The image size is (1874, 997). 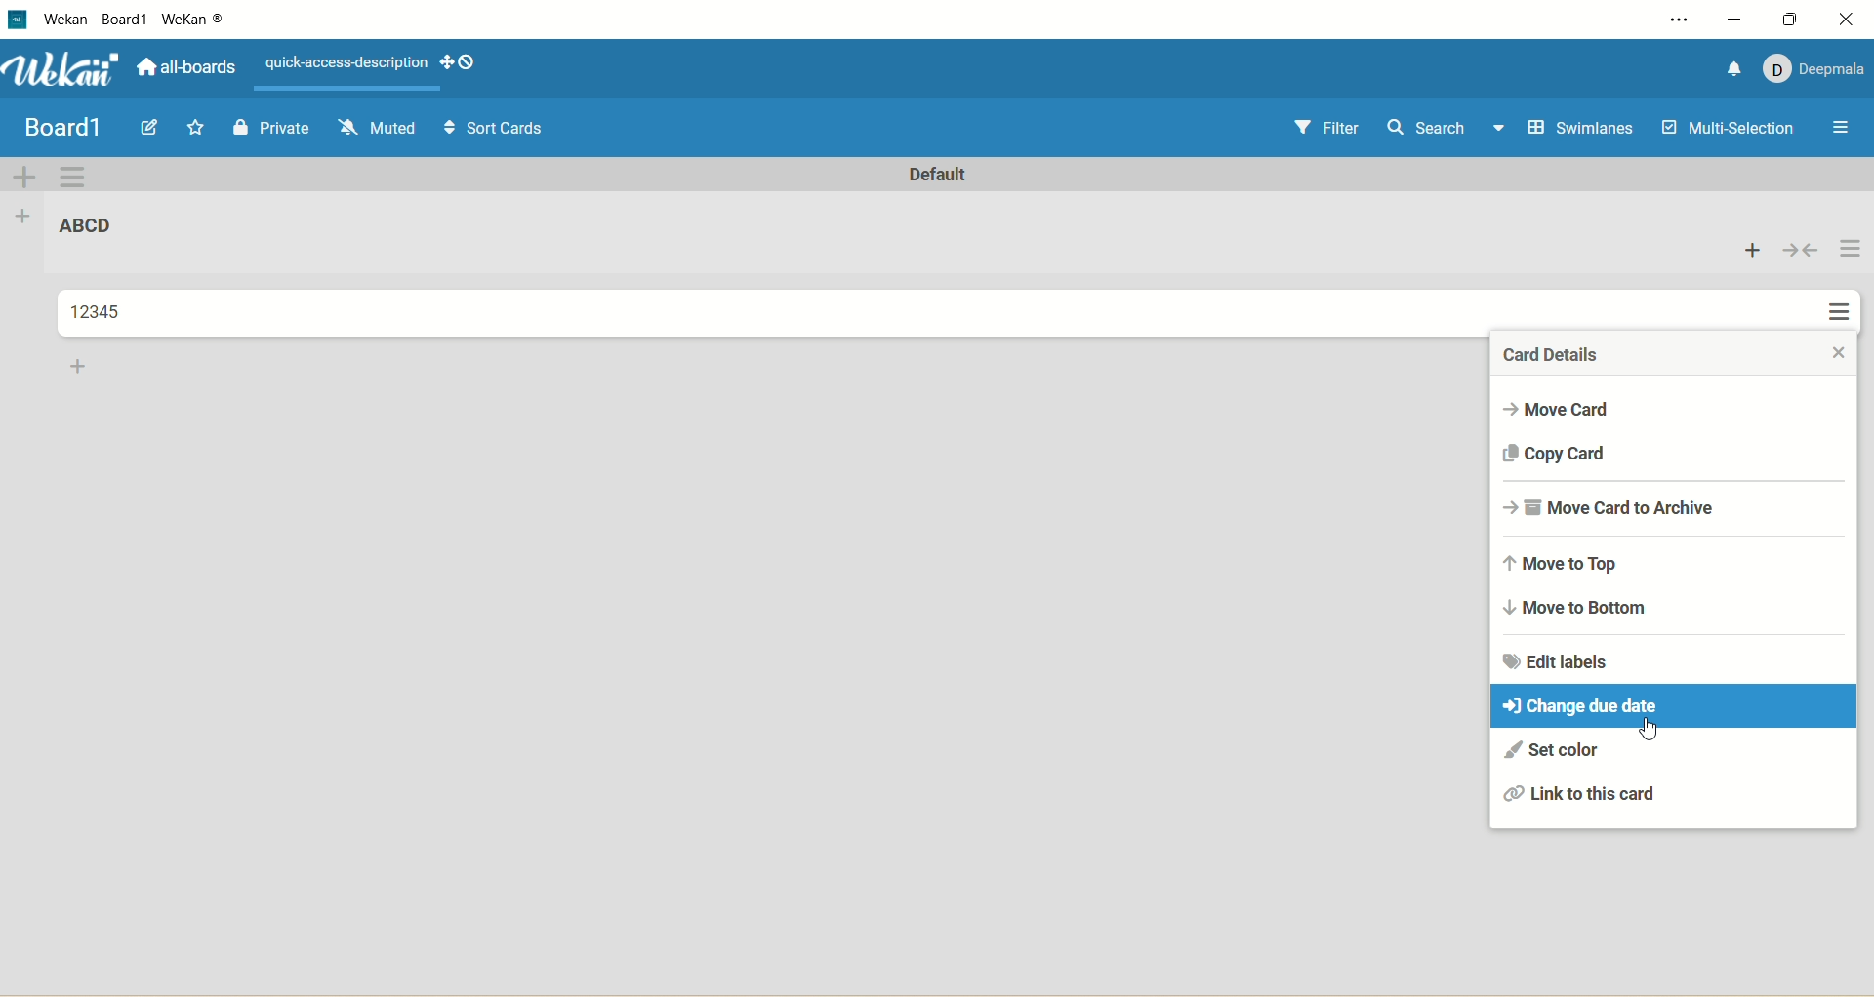 What do you see at coordinates (1331, 129) in the screenshot?
I see `filter` at bounding box center [1331, 129].